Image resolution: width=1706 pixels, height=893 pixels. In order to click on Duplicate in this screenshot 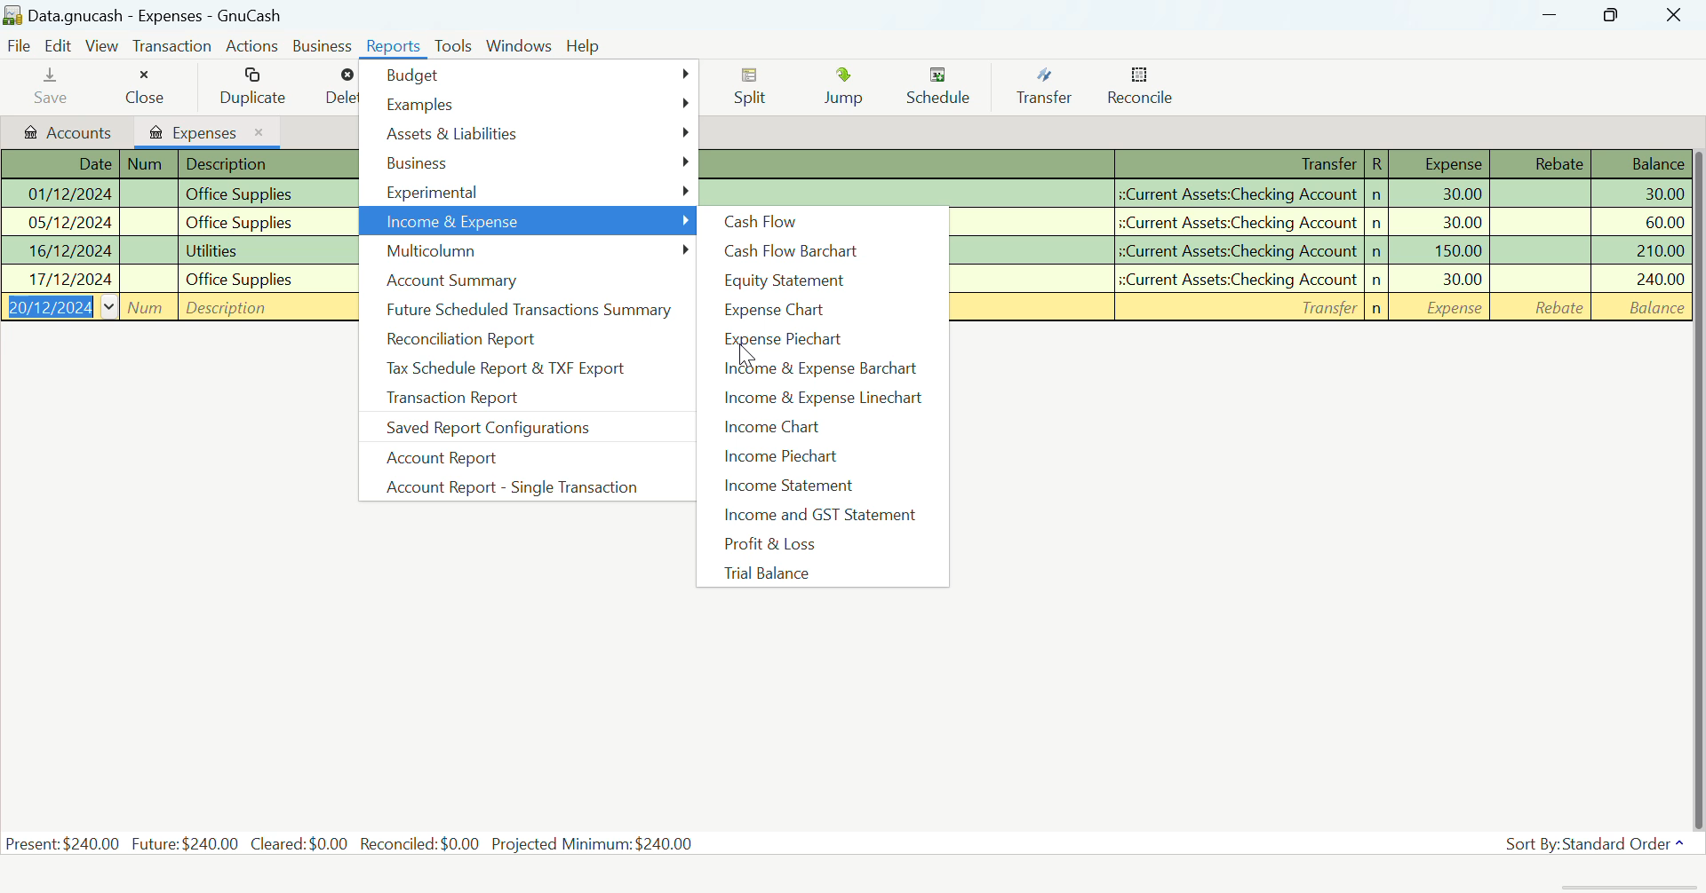, I will do `click(256, 85)`.